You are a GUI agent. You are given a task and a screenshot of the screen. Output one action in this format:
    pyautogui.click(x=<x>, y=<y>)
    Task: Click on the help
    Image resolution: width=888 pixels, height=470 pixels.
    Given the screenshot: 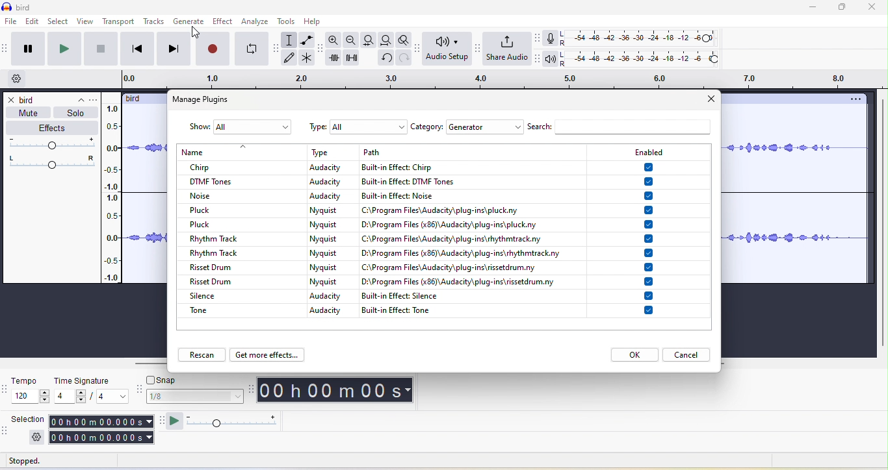 What is the action you would take?
    pyautogui.click(x=319, y=23)
    